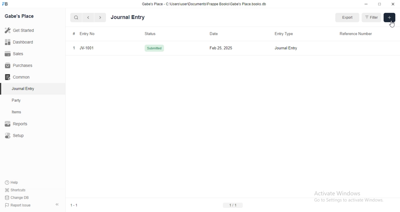 The width and height of the screenshot is (400, 212). What do you see at coordinates (21, 31) in the screenshot?
I see `Get Started` at bounding box center [21, 31].